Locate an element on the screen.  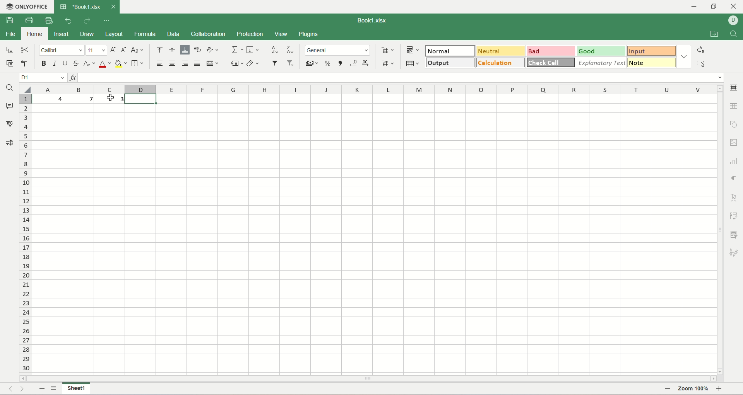
align top is located at coordinates (160, 50).